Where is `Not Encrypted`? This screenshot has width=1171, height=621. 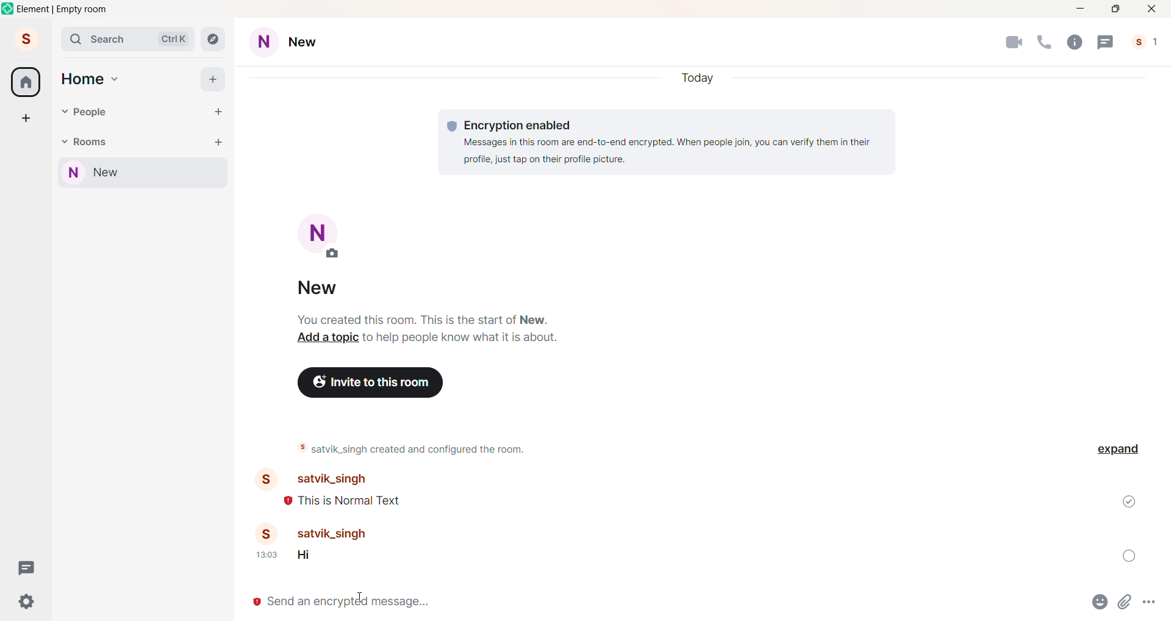 Not Encrypted is located at coordinates (288, 501).